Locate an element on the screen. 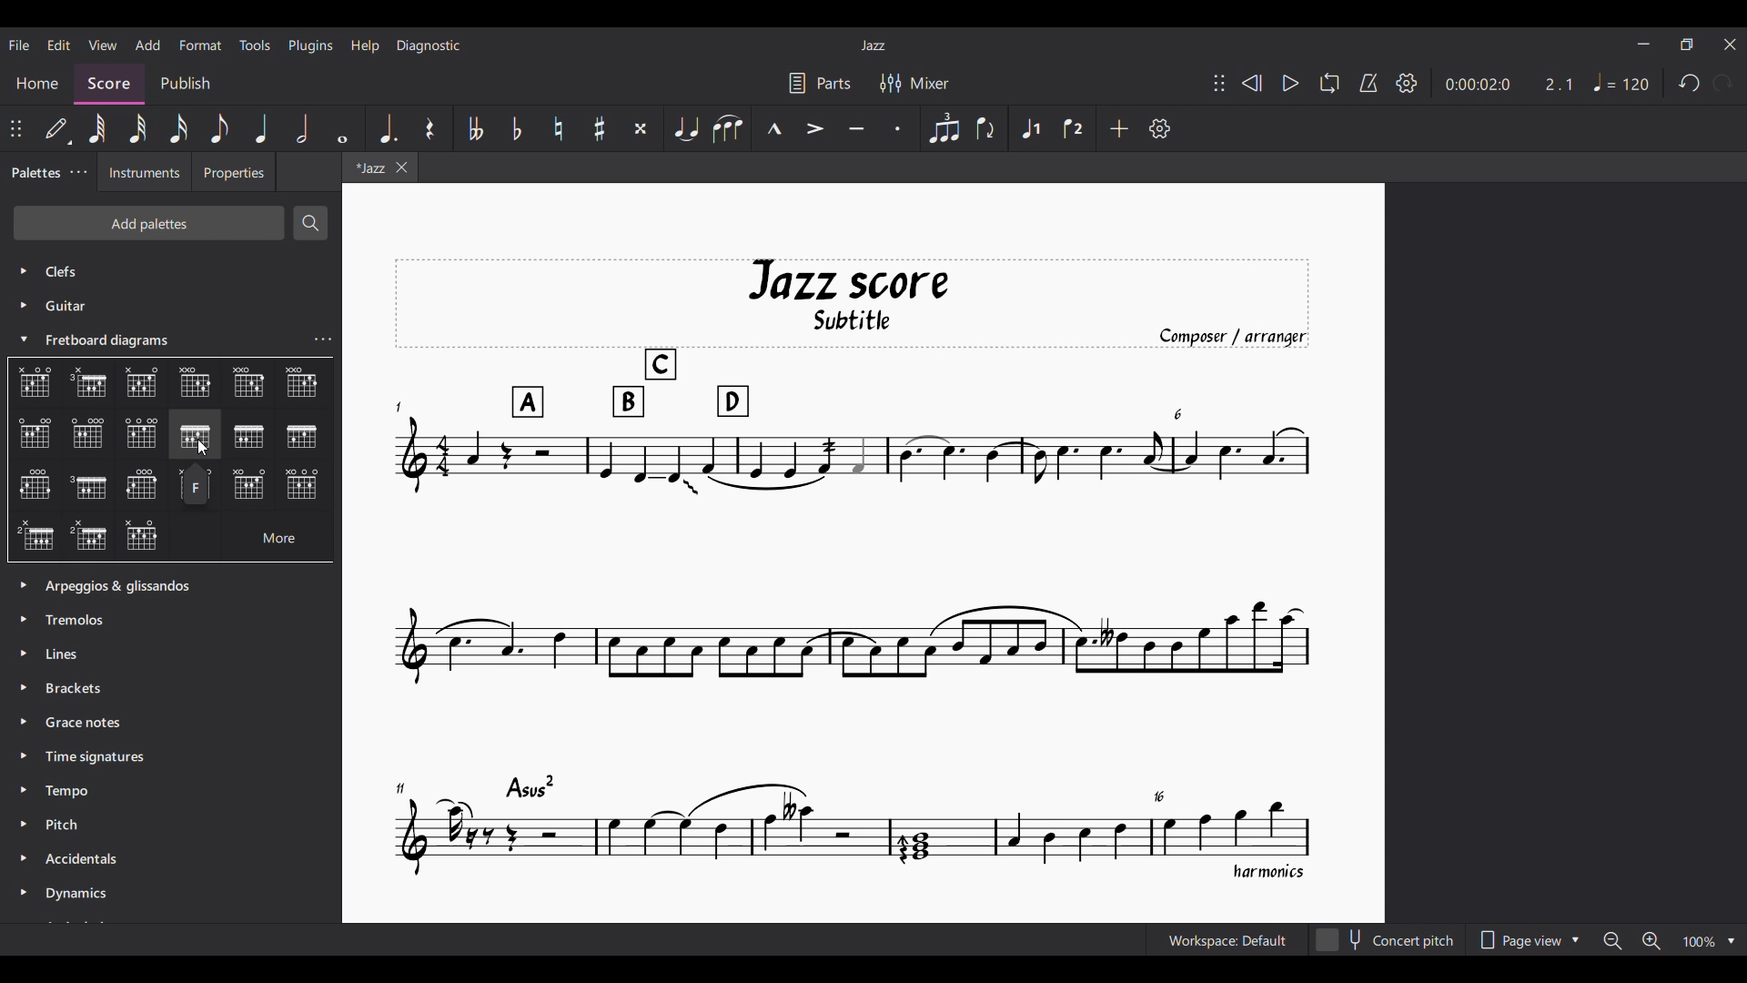 The width and height of the screenshot is (1747, 983). Toggle double flat is located at coordinates (474, 128).